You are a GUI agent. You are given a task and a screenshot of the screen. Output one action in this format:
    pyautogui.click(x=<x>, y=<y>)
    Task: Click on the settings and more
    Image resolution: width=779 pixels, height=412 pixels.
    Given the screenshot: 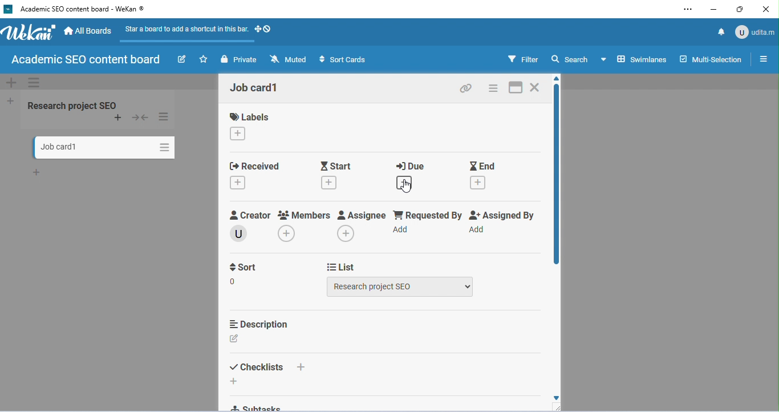 What is the action you would take?
    pyautogui.click(x=691, y=9)
    